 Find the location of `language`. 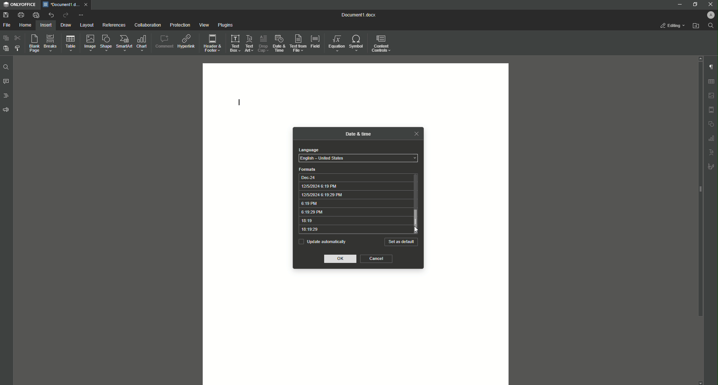

language is located at coordinates (308, 150).